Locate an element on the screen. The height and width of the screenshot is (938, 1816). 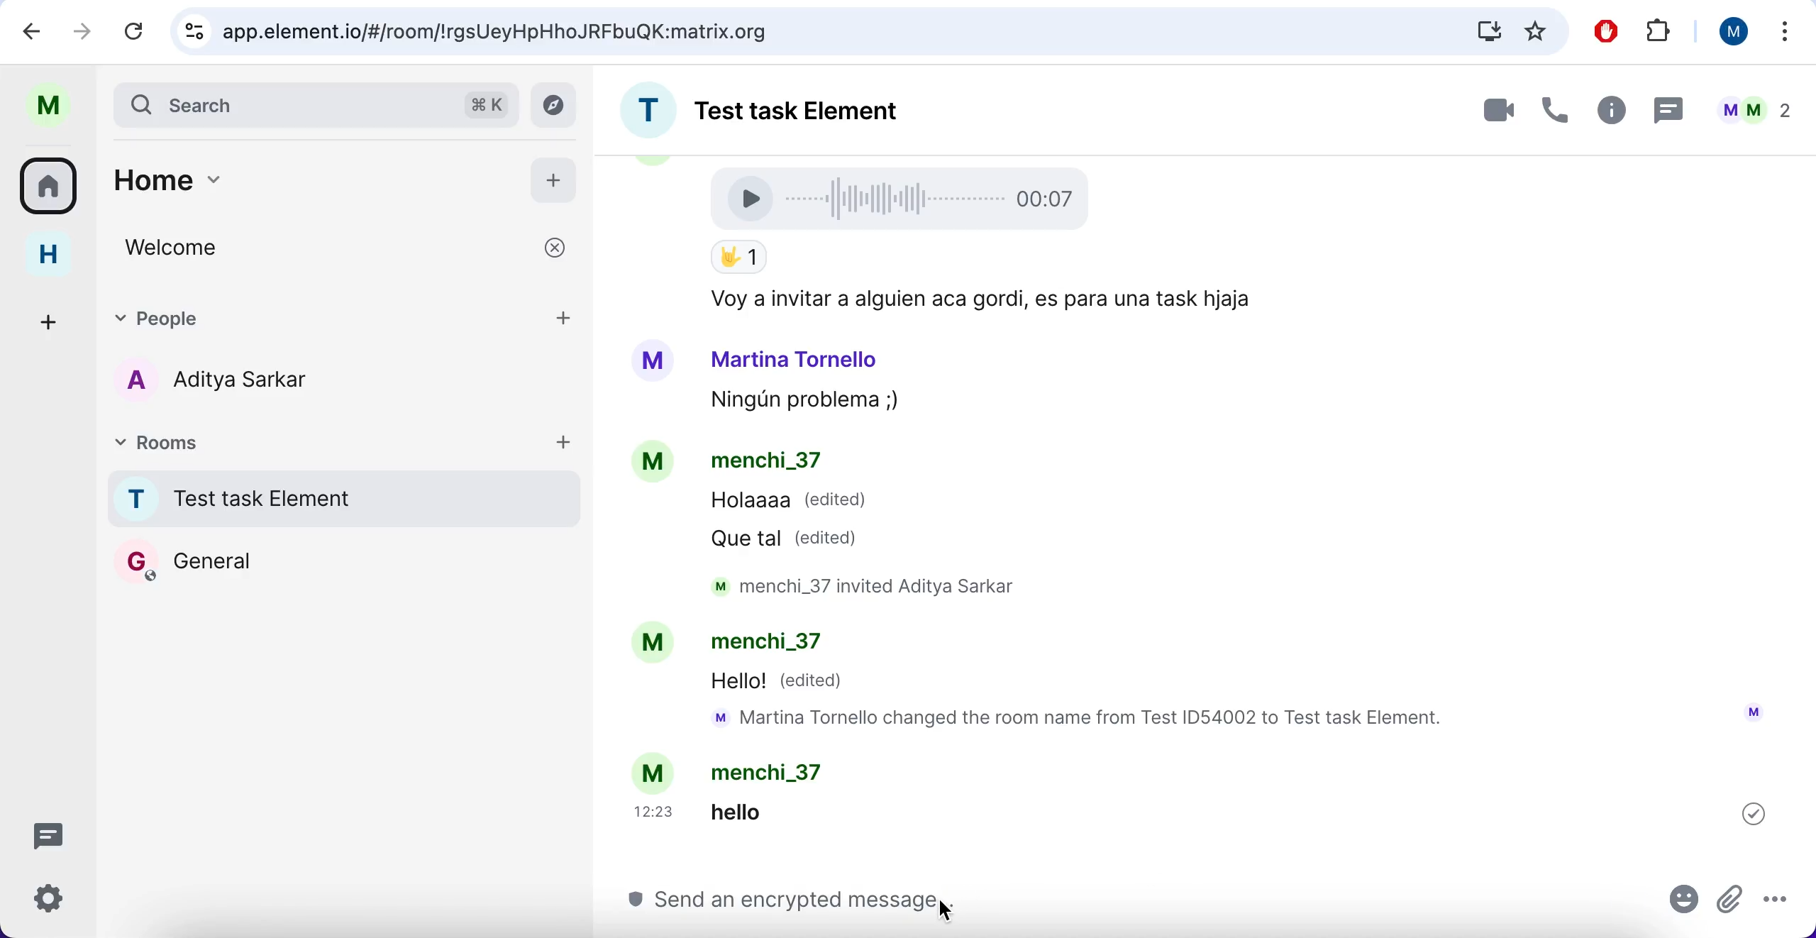
Hello! (edited) is located at coordinates (780, 683).